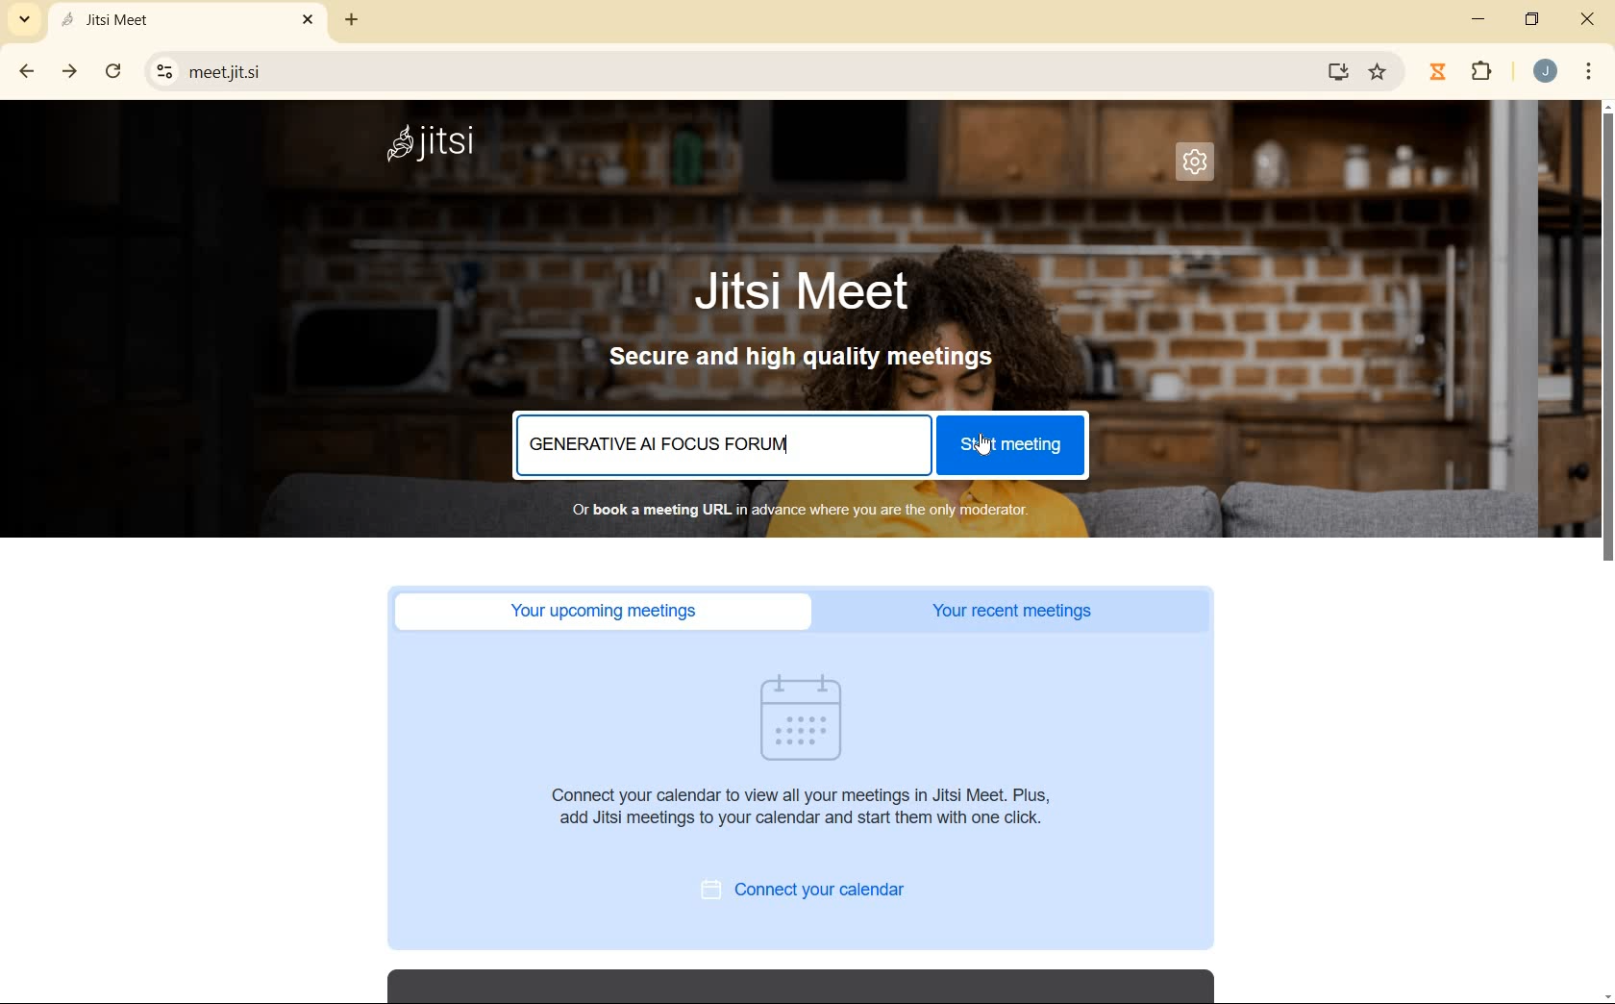 Image resolution: width=1615 pixels, height=1004 pixels. What do you see at coordinates (1588, 71) in the screenshot?
I see `CUSTOMIZE GOOGLE CHROME` at bounding box center [1588, 71].